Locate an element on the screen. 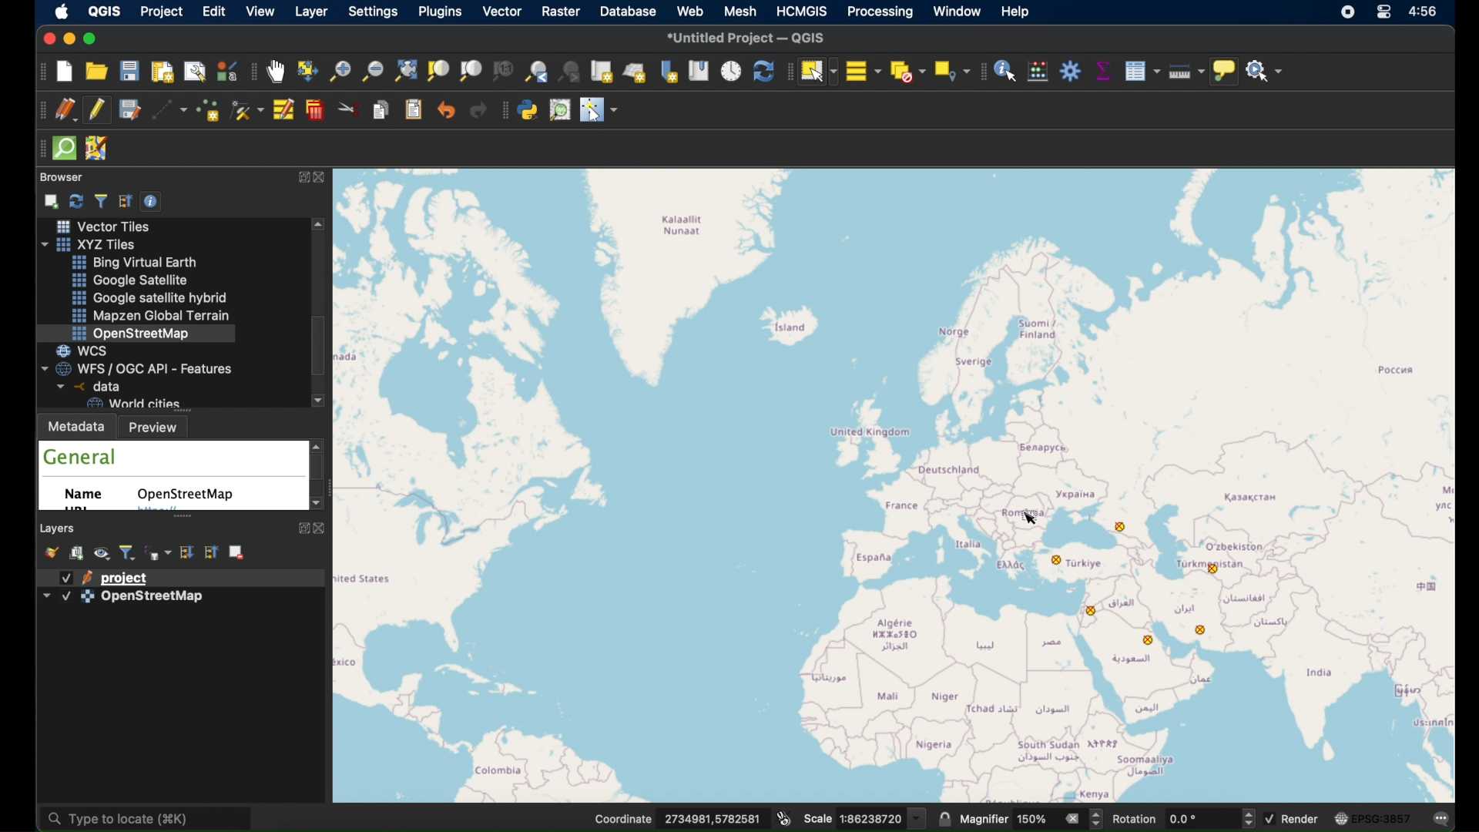  control center is located at coordinates (1386, 14).